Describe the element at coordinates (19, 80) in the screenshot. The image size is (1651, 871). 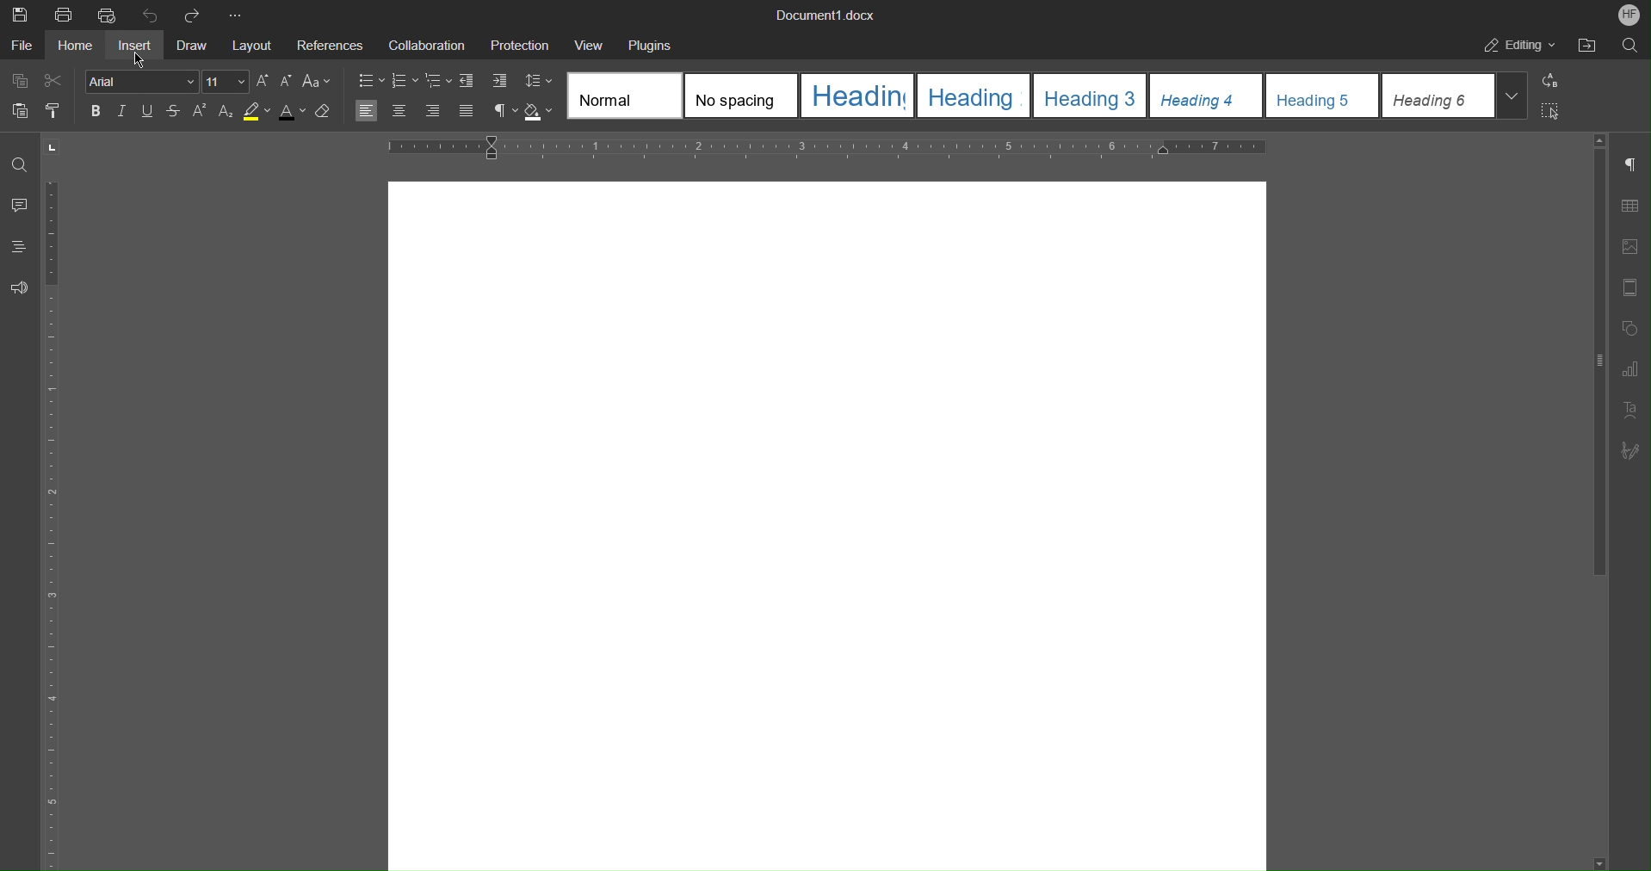
I see `Copy` at that location.